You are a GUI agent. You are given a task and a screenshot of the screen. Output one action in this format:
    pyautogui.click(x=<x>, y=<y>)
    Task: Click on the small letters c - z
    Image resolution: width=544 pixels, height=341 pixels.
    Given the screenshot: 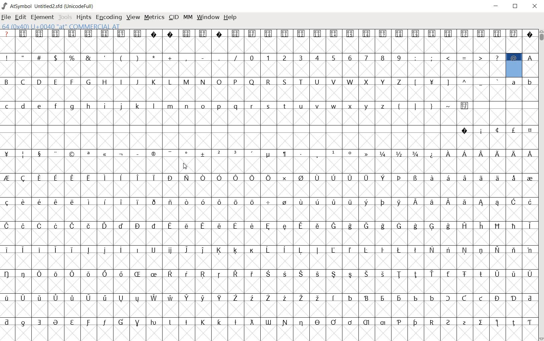 What is the action you would take?
    pyautogui.click(x=195, y=105)
    